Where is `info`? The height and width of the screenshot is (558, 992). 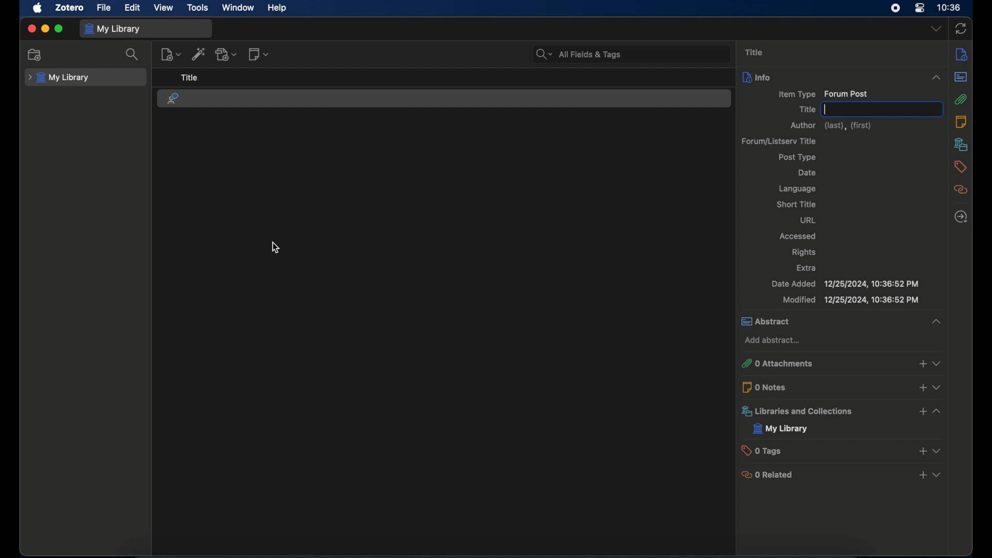 info is located at coordinates (961, 55).